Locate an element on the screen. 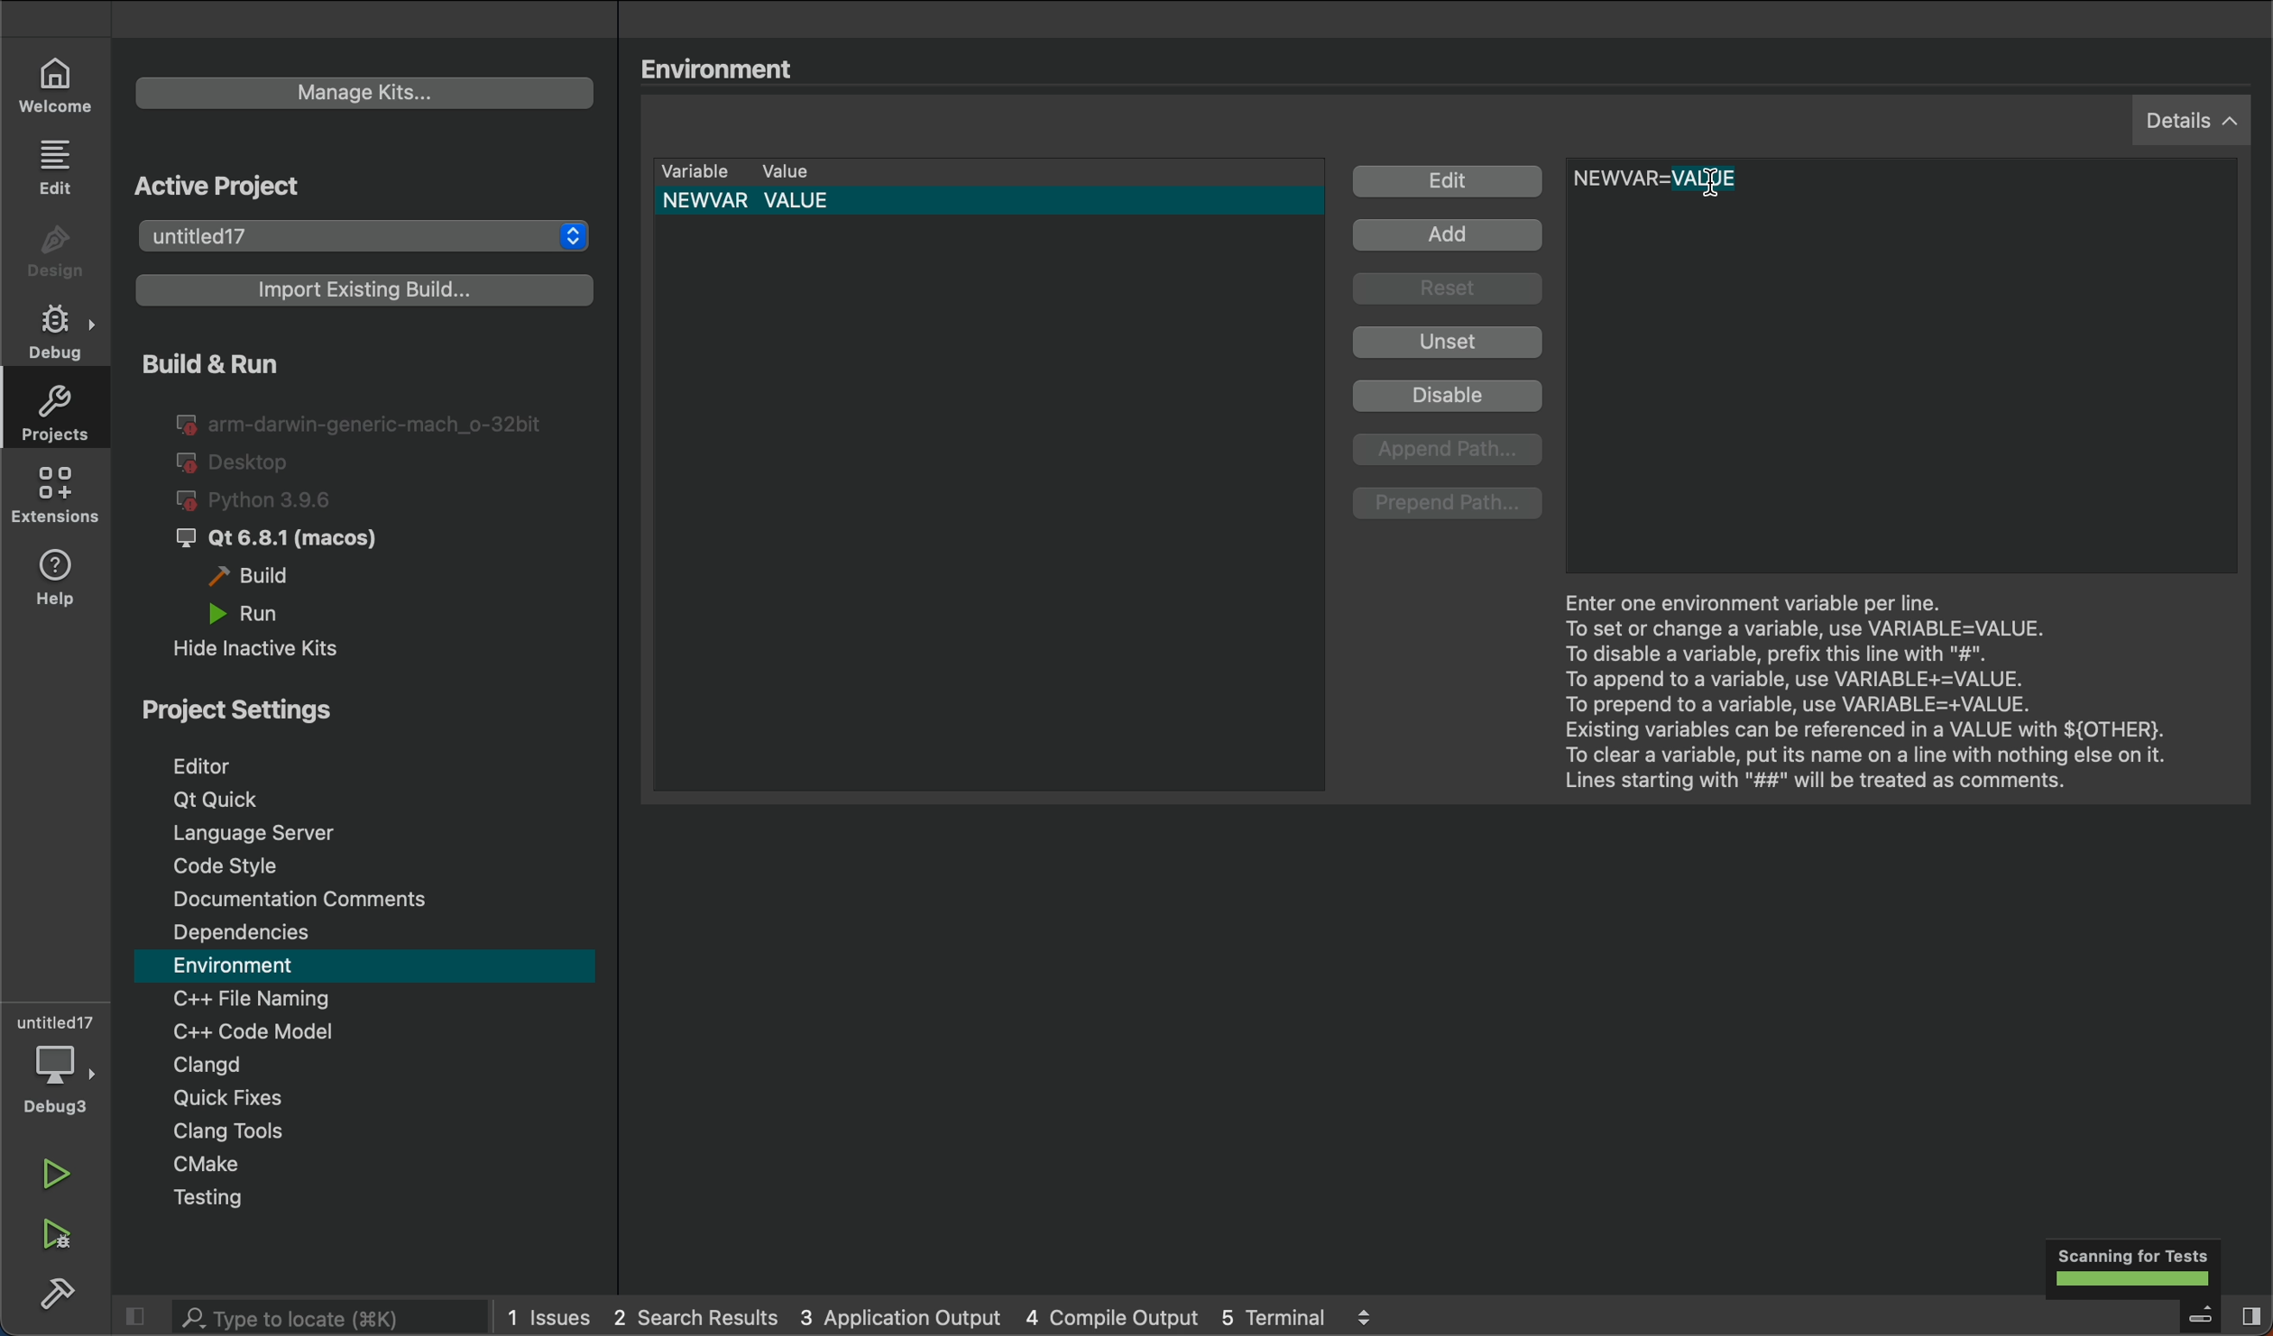  file naming is located at coordinates (370, 999).